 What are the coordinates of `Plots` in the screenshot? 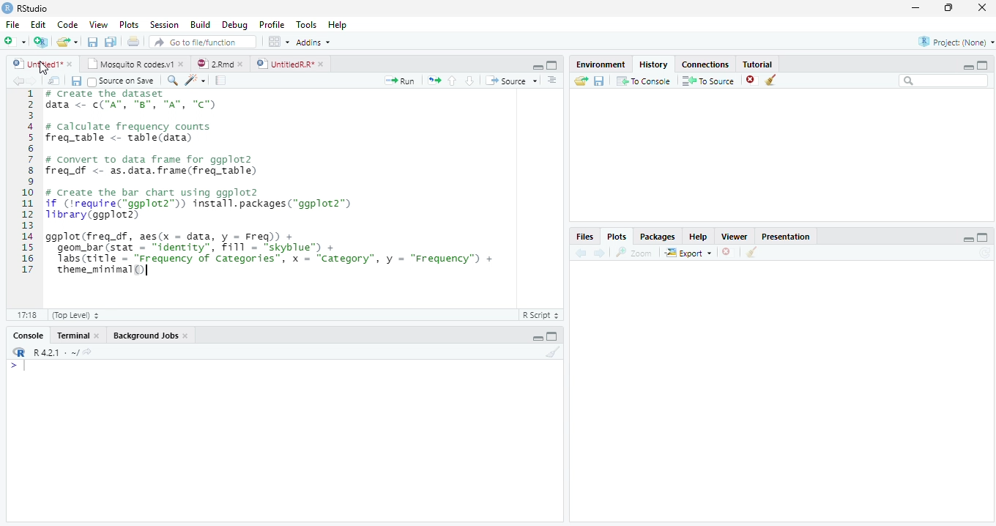 It's located at (130, 26).